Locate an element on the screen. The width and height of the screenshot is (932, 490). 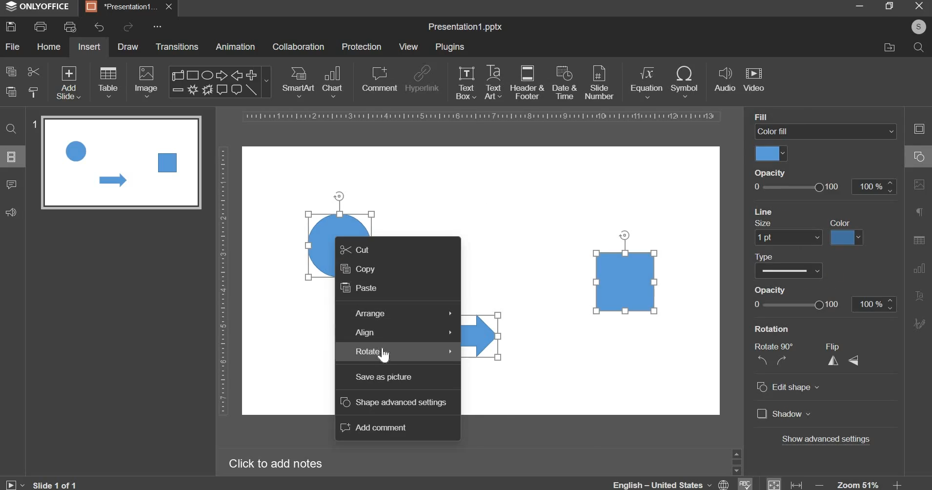
align is located at coordinates (406, 334).